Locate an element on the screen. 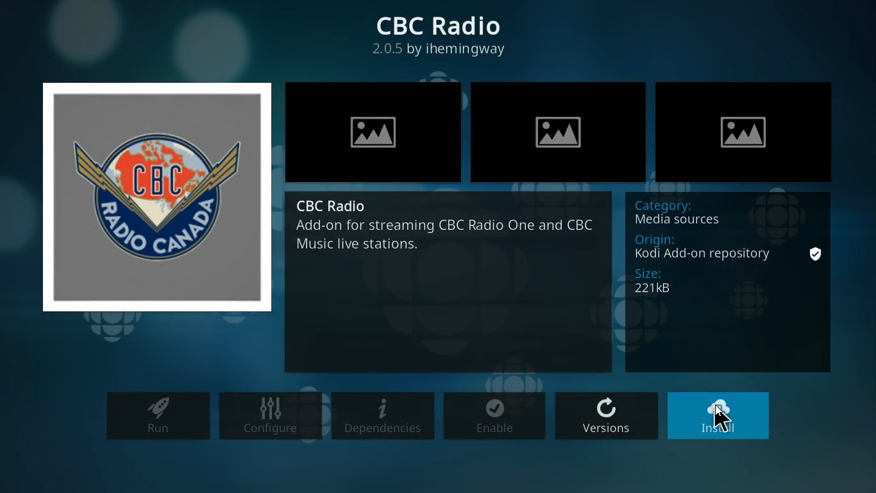 The width and height of the screenshot is (876, 493). Cursor is located at coordinates (724, 416).